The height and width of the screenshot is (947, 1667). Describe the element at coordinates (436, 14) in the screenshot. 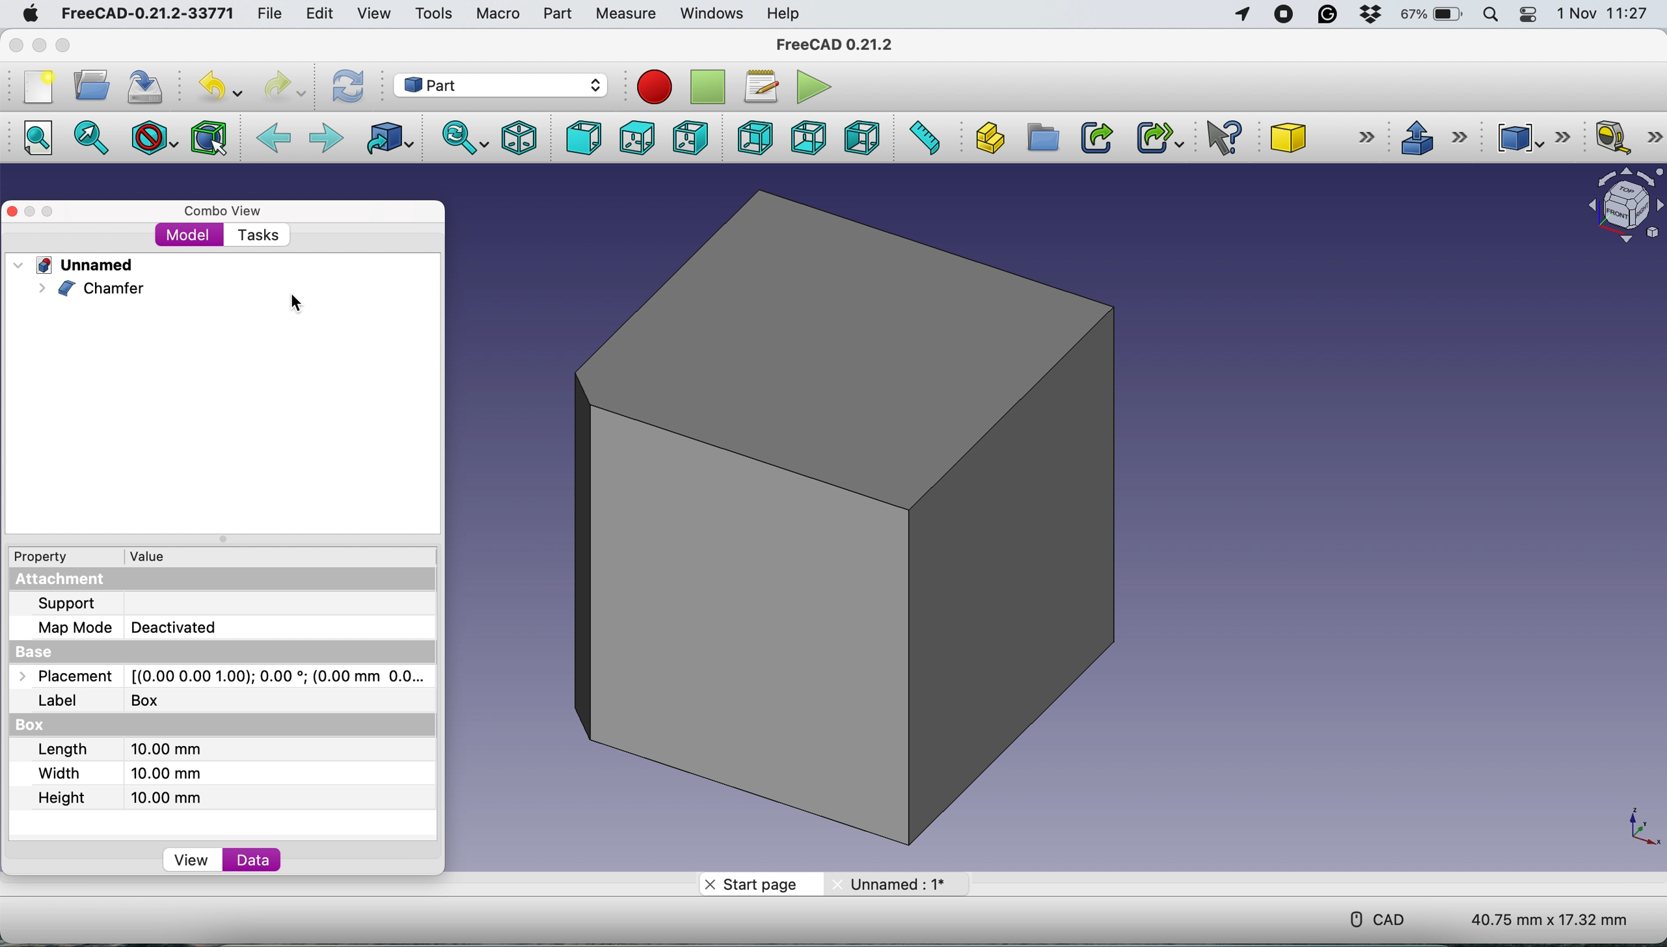

I see `tools` at that location.